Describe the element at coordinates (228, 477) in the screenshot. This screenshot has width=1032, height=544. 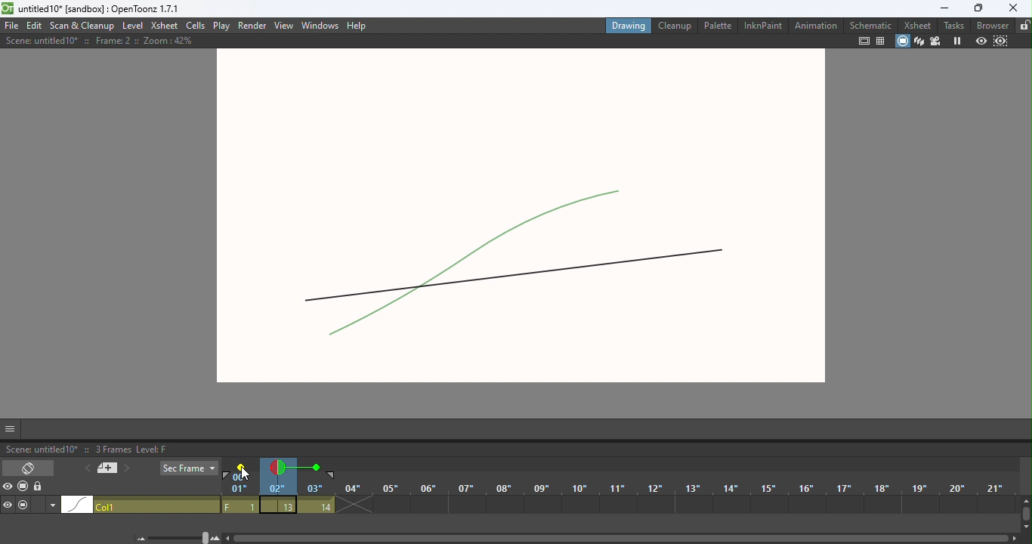
I see `Playback start marker` at that location.